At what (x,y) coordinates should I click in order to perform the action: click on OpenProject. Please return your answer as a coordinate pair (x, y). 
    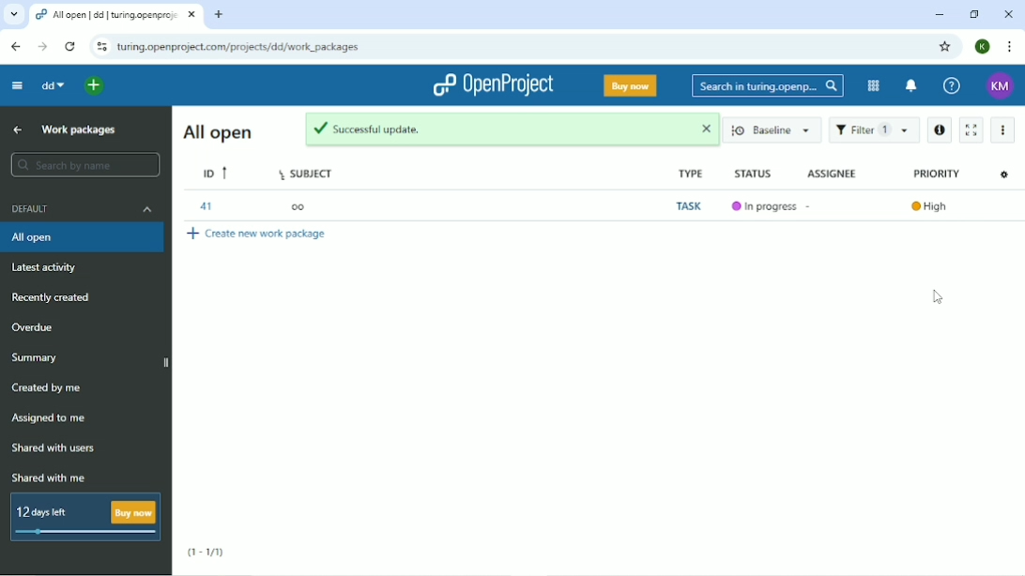
    Looking at the image, I should click on (493, 84).